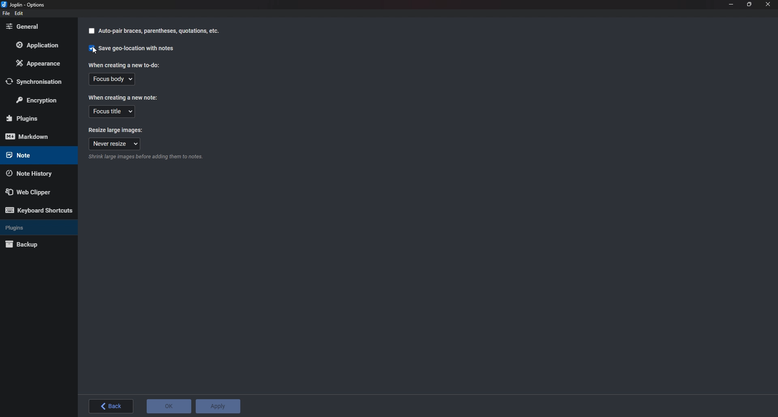 The image size is (778, 417). What do you see at coordinates (111, 80) in the screenshot?
I see `Focus body` at bounding box center [111, 80].